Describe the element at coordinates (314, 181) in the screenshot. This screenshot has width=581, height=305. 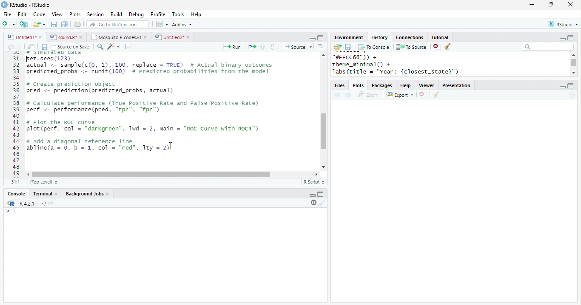
I see `R Script` at that location.